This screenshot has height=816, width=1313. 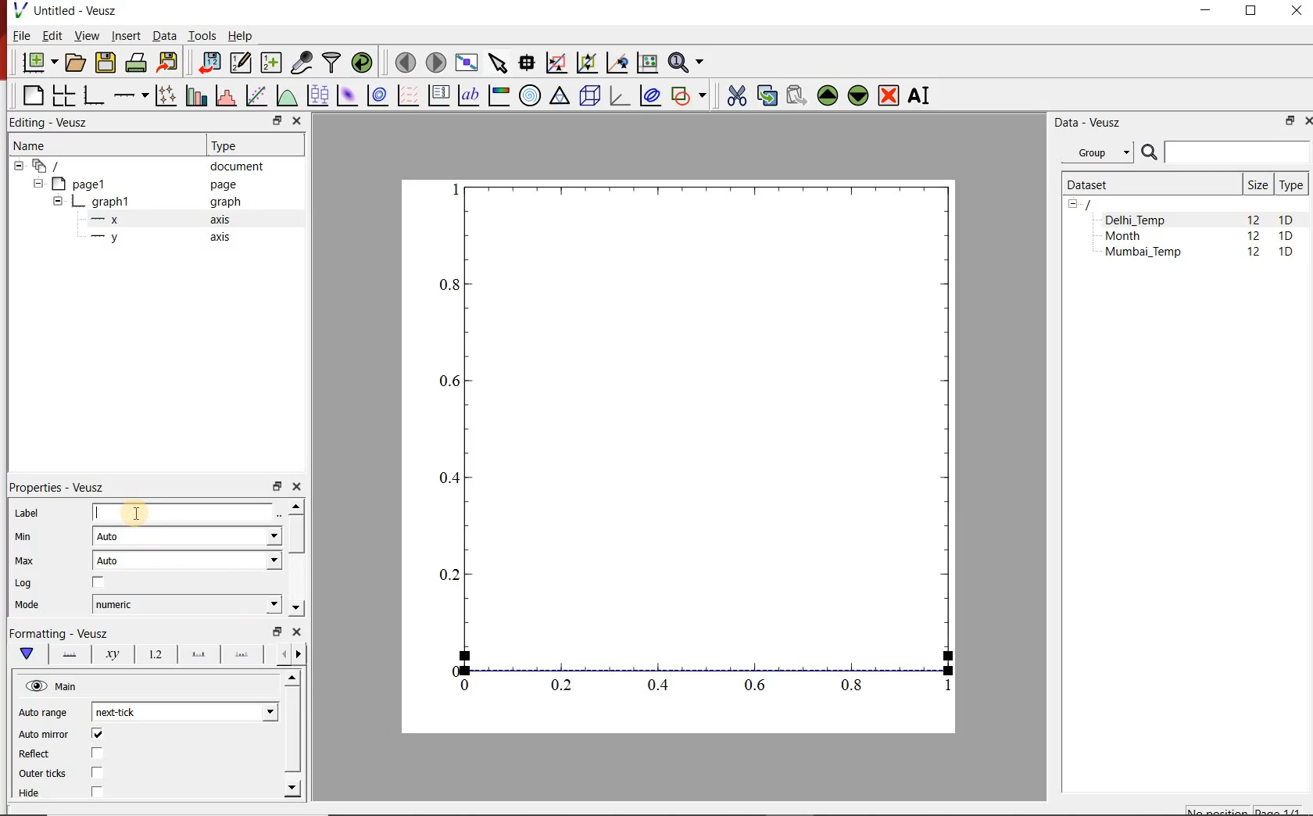 I want to click on CLOSE, so click(x=1307, y=121).